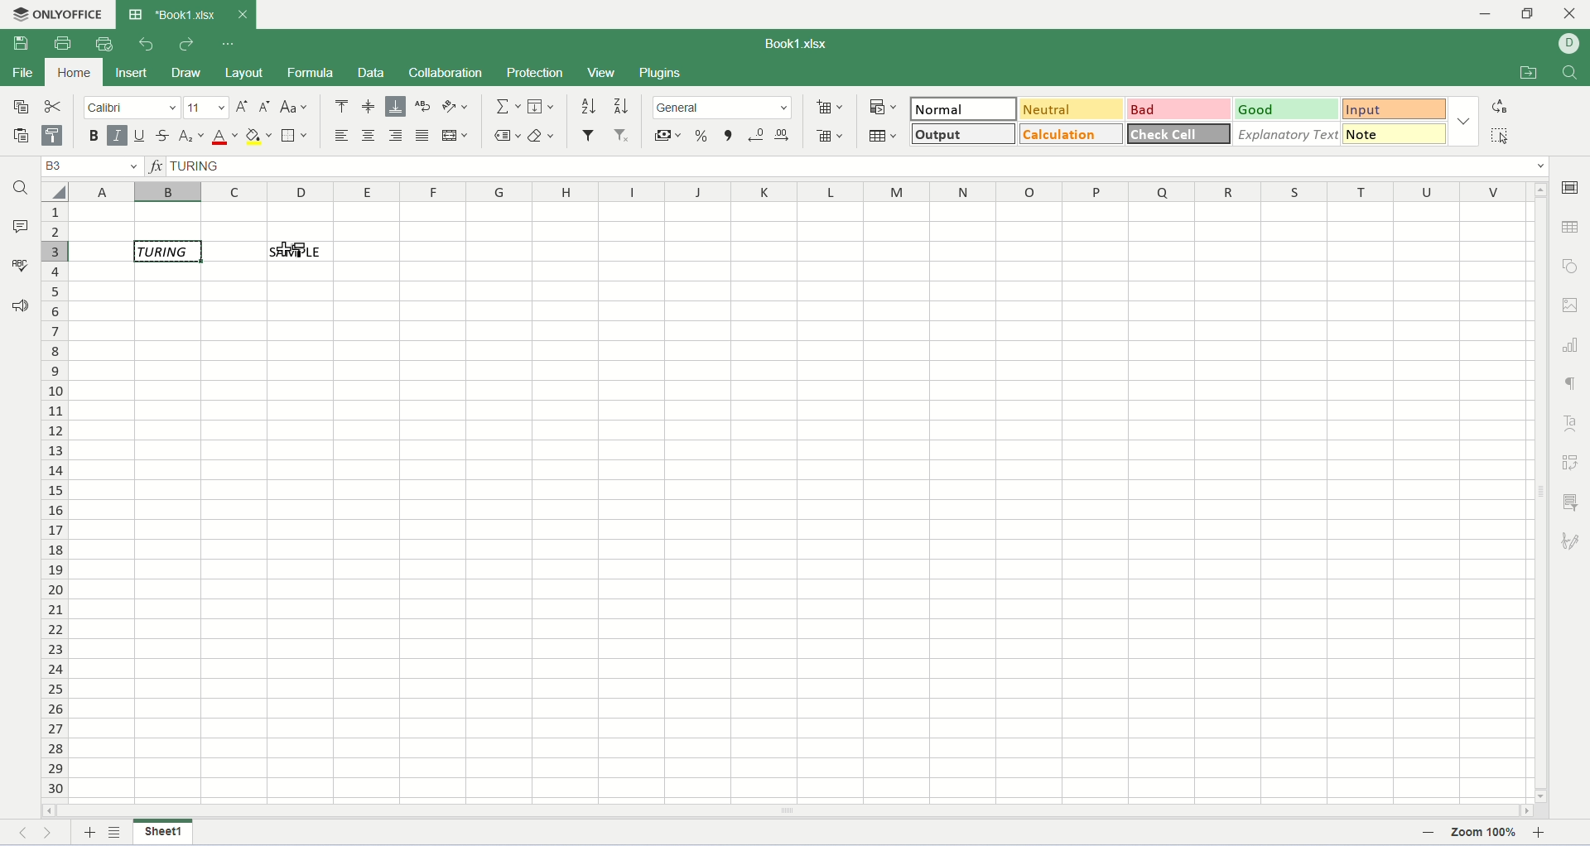 This screenshot has height=846, width=1590. I want to click on remove cell, so click(831, 137).